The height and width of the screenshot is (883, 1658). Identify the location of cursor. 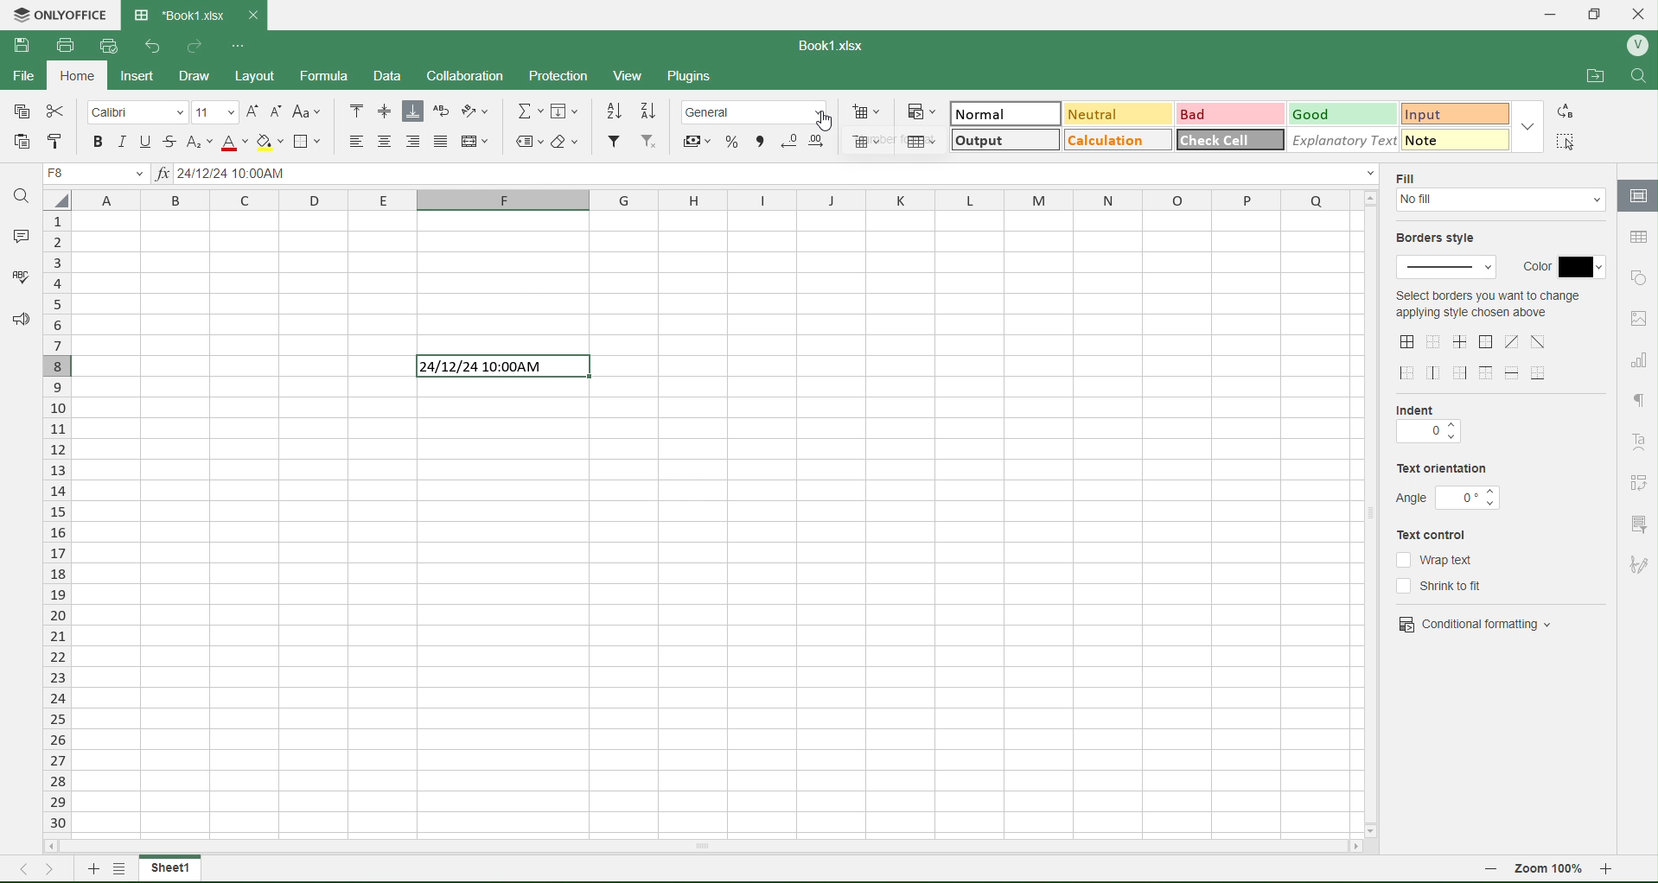
(829, 120).